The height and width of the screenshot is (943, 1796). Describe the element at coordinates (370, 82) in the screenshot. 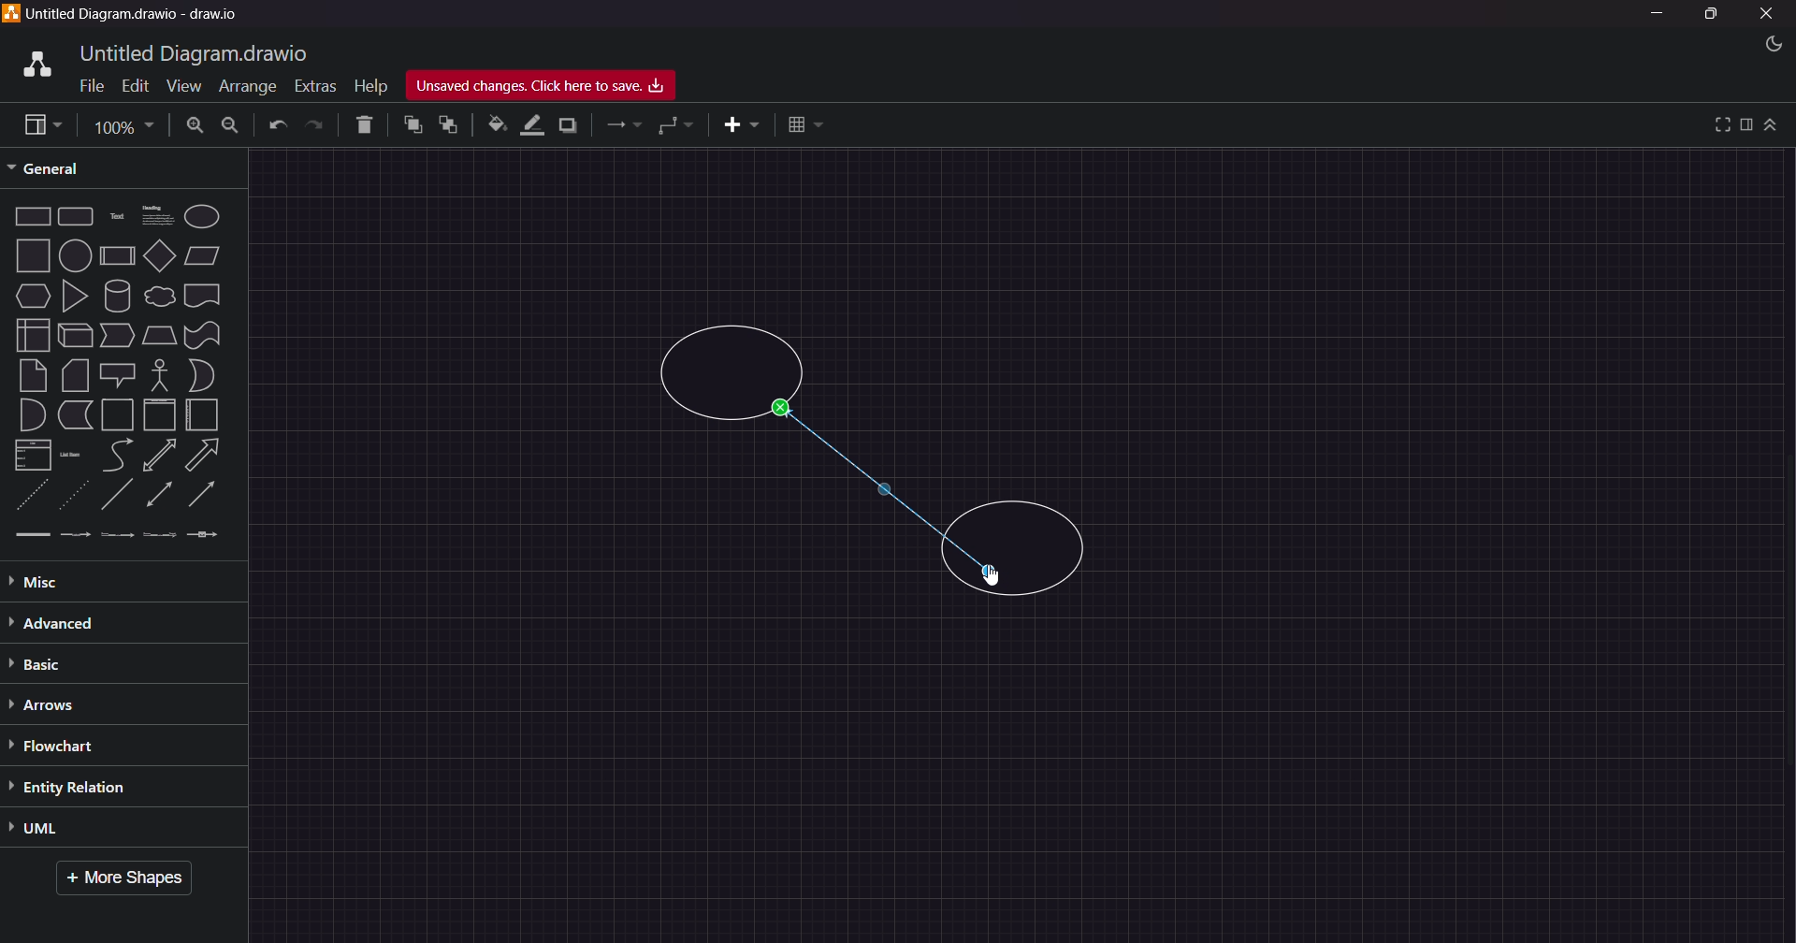

I see `Help` at that location.